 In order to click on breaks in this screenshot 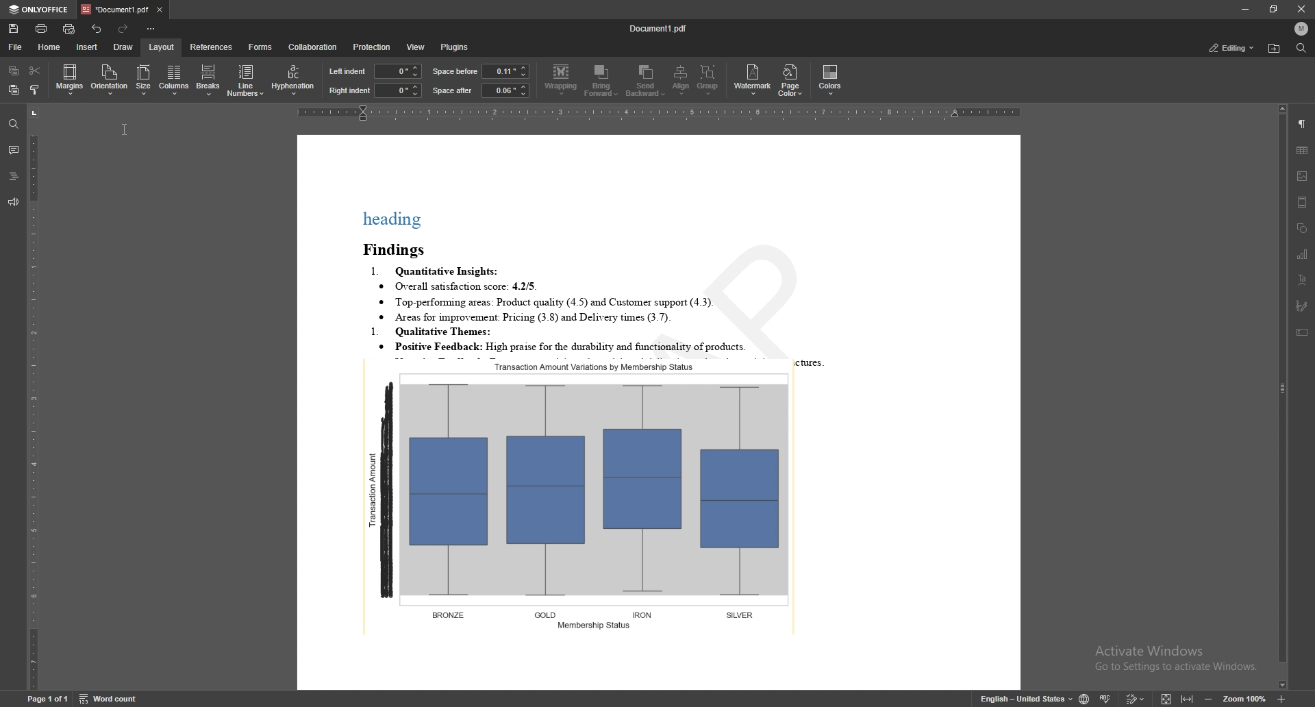, I will do `click(207, 79)`.